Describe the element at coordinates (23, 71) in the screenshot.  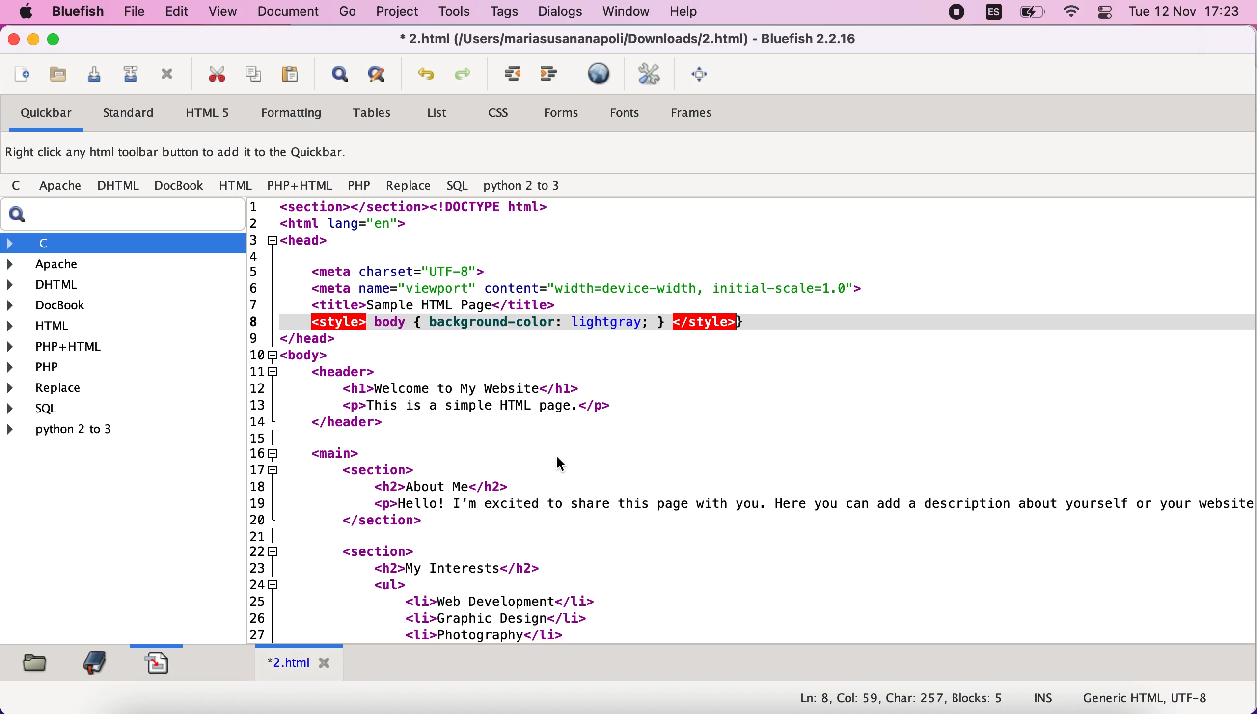
I see `new file` at that location.